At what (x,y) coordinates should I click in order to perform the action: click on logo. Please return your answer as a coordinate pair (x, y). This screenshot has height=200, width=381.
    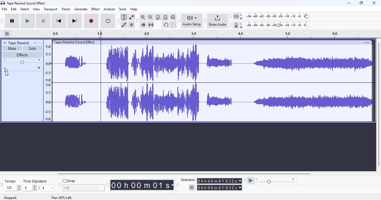
    Looking at the image, I should click on (3, 3).